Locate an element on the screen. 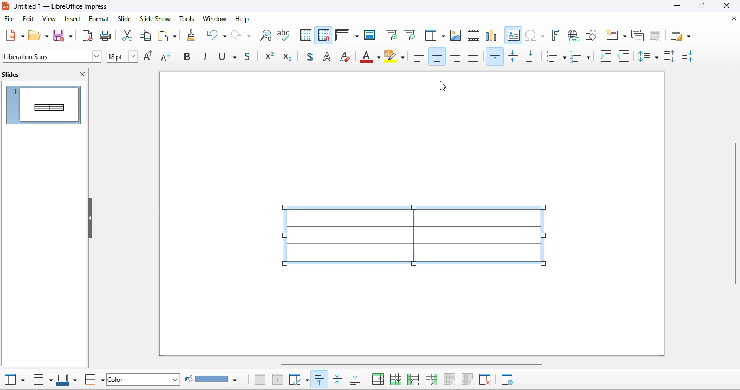  open is located at coordinates (38, 35).